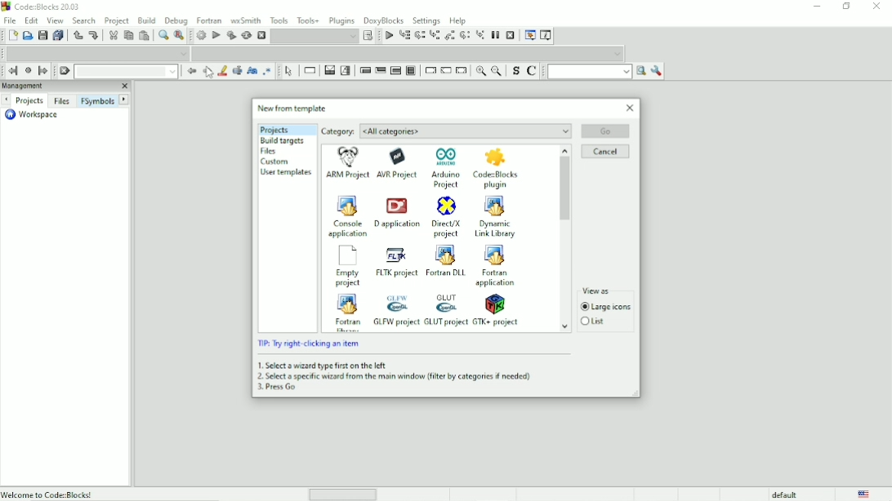 This screenshot has height=501, width=892. Describe the element at coordinates (346, 70) in the screenshot. I see `Selection` at that location.